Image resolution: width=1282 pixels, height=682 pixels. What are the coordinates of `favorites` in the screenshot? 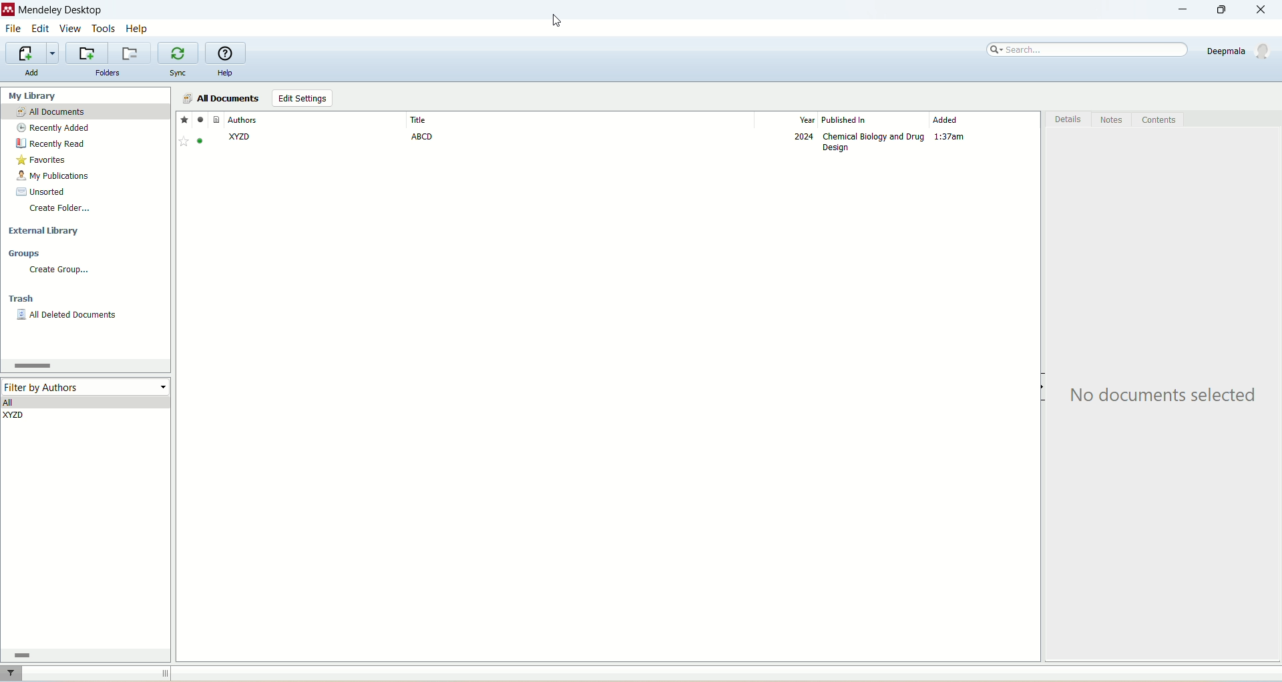 It's located at (43, 161).